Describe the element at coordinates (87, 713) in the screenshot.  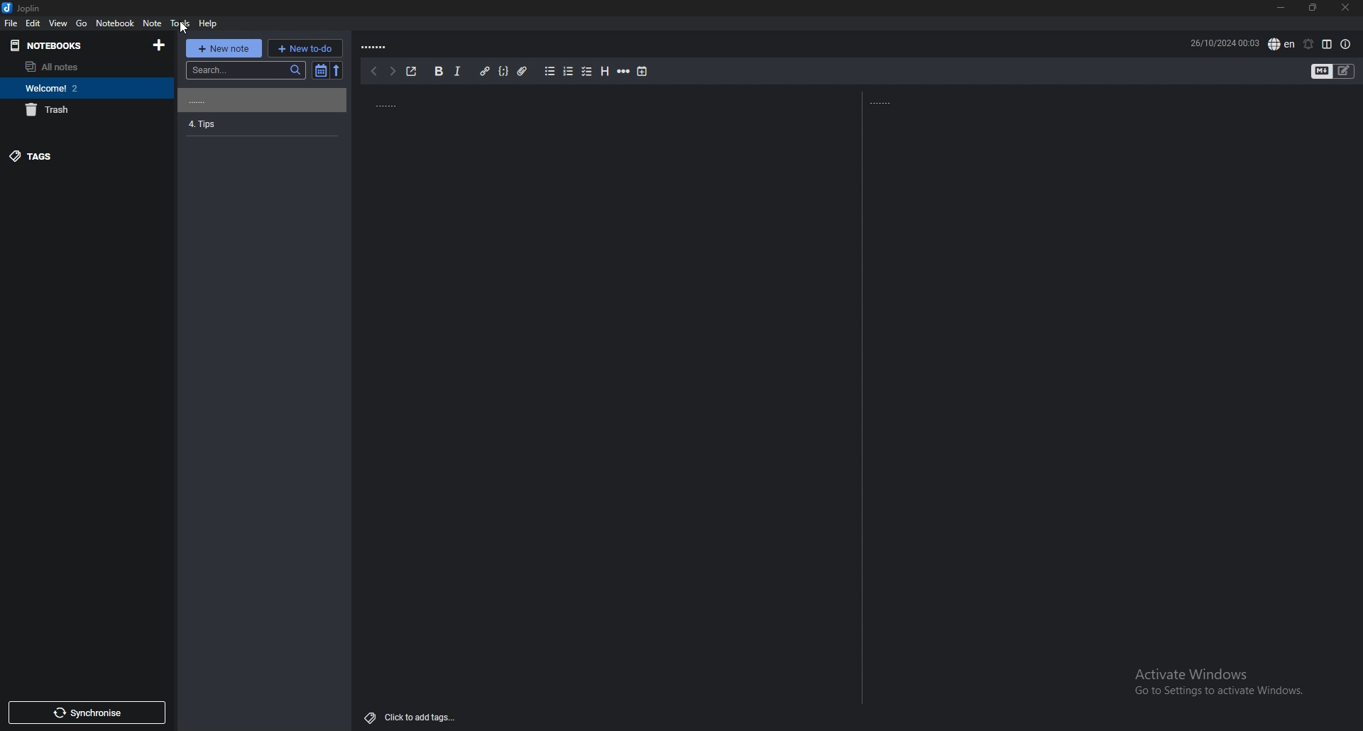
I see `synchronise` at that location.